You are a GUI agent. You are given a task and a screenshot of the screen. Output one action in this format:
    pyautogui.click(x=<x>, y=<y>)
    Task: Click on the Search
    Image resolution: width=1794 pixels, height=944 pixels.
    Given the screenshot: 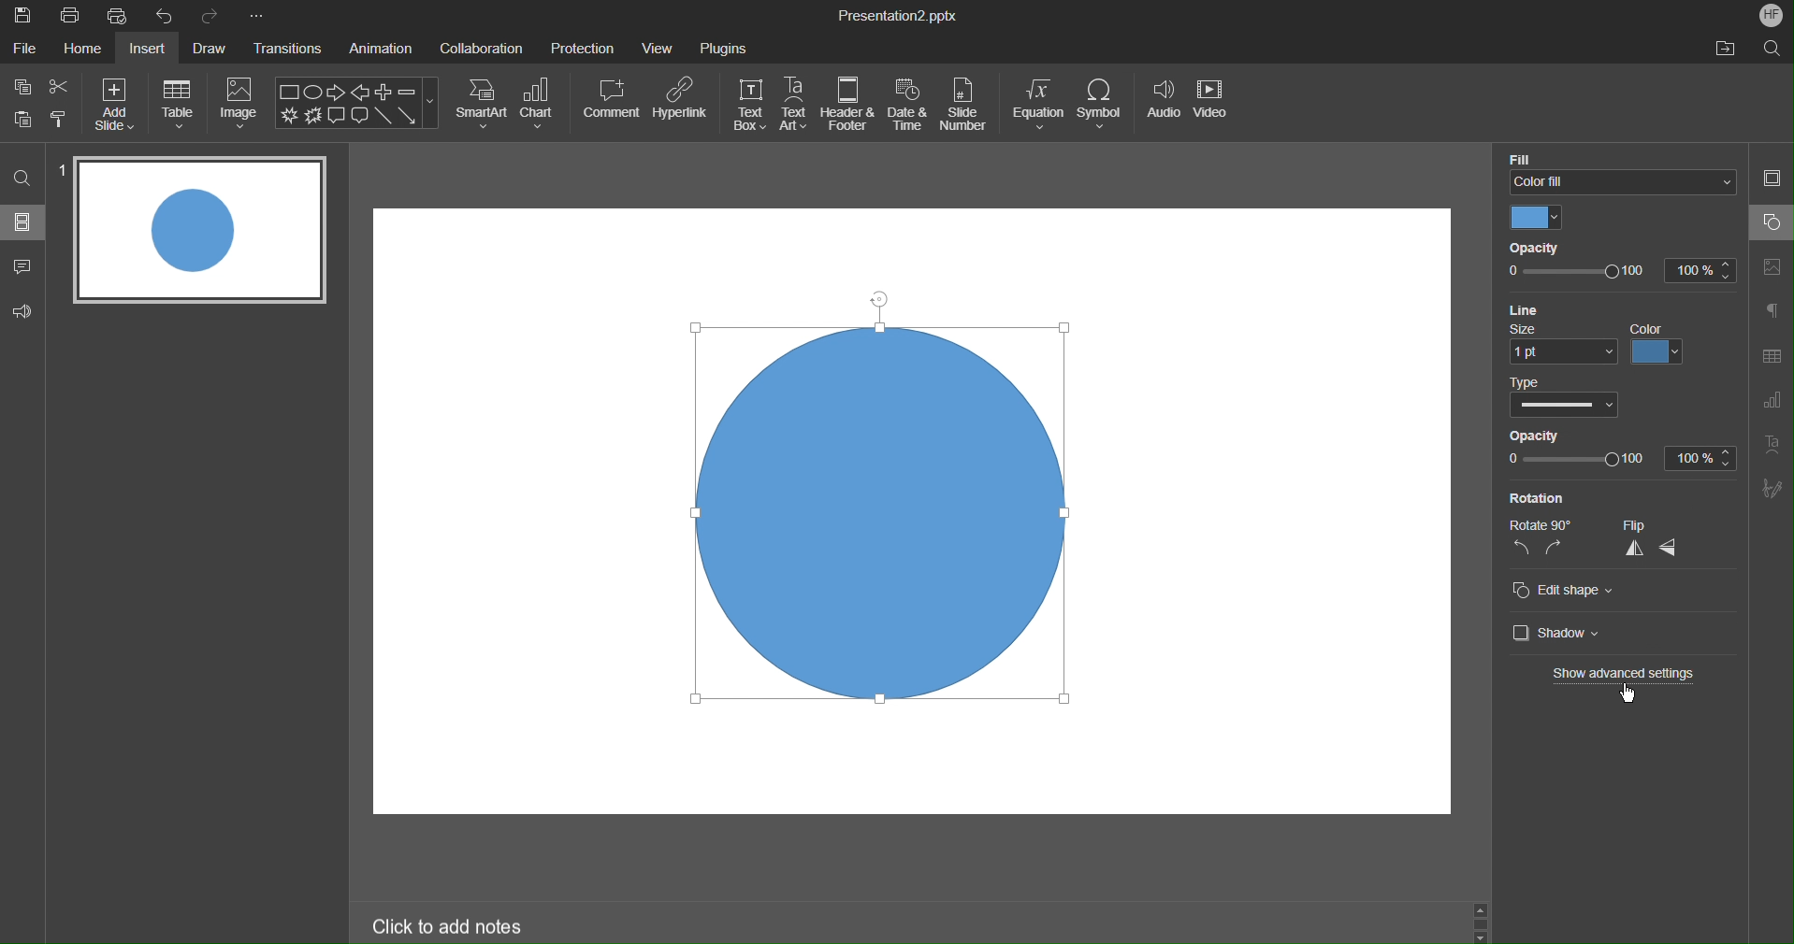 What is the action you would take?
    pyautogui.click(x=1772, y=48)
    